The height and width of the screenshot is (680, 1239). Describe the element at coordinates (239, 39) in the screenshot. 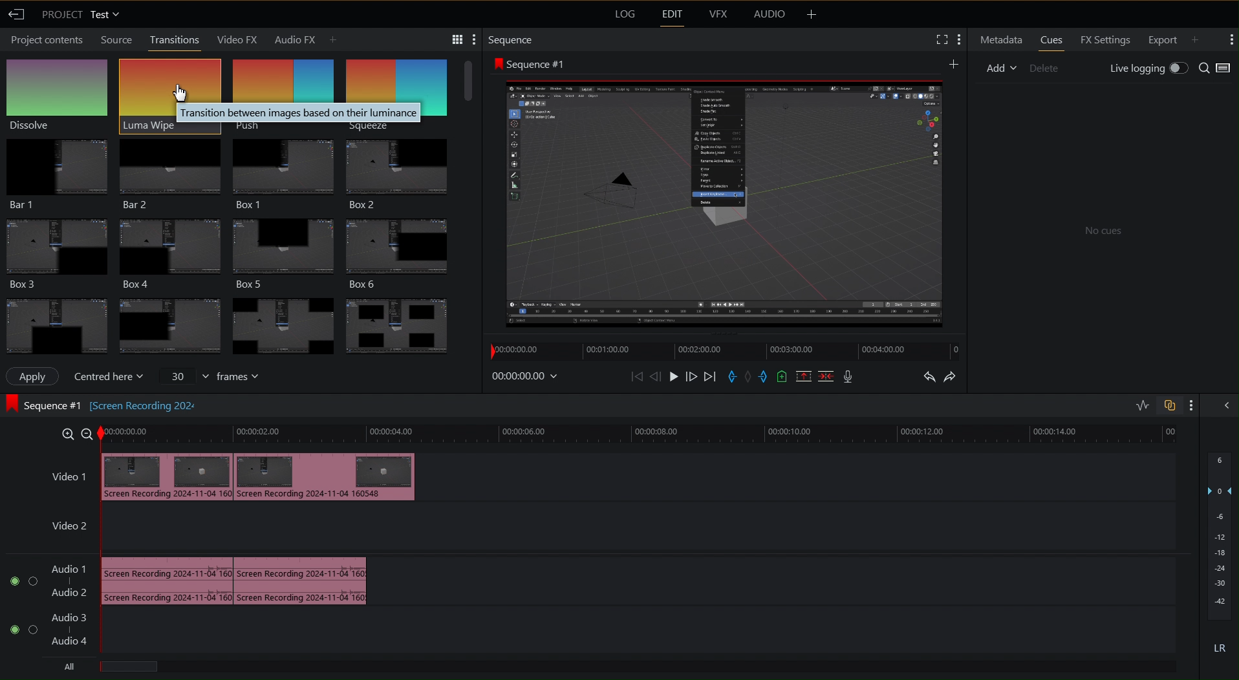

I see `Video FX` at that location.